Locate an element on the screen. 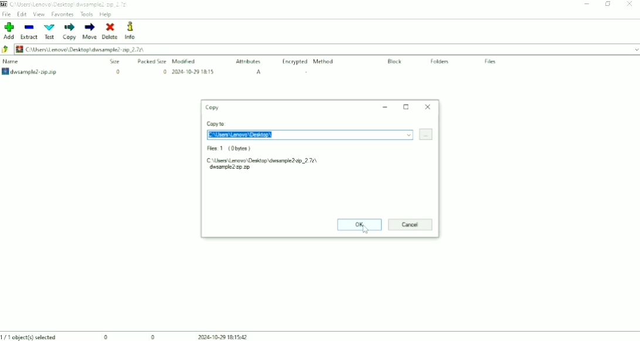 This screenshot has height=341, width=640. Copy to location is located at coordinates (311, 135).